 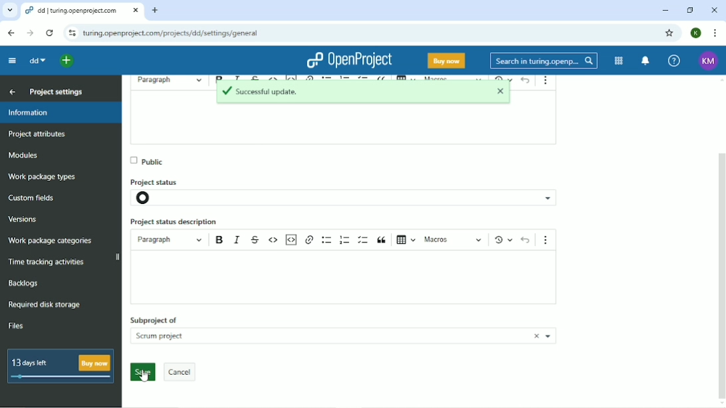 What do you see at coordinates (364, 238) in the screenshot?
I see `to do lisr` at bounding box center [364, 238].